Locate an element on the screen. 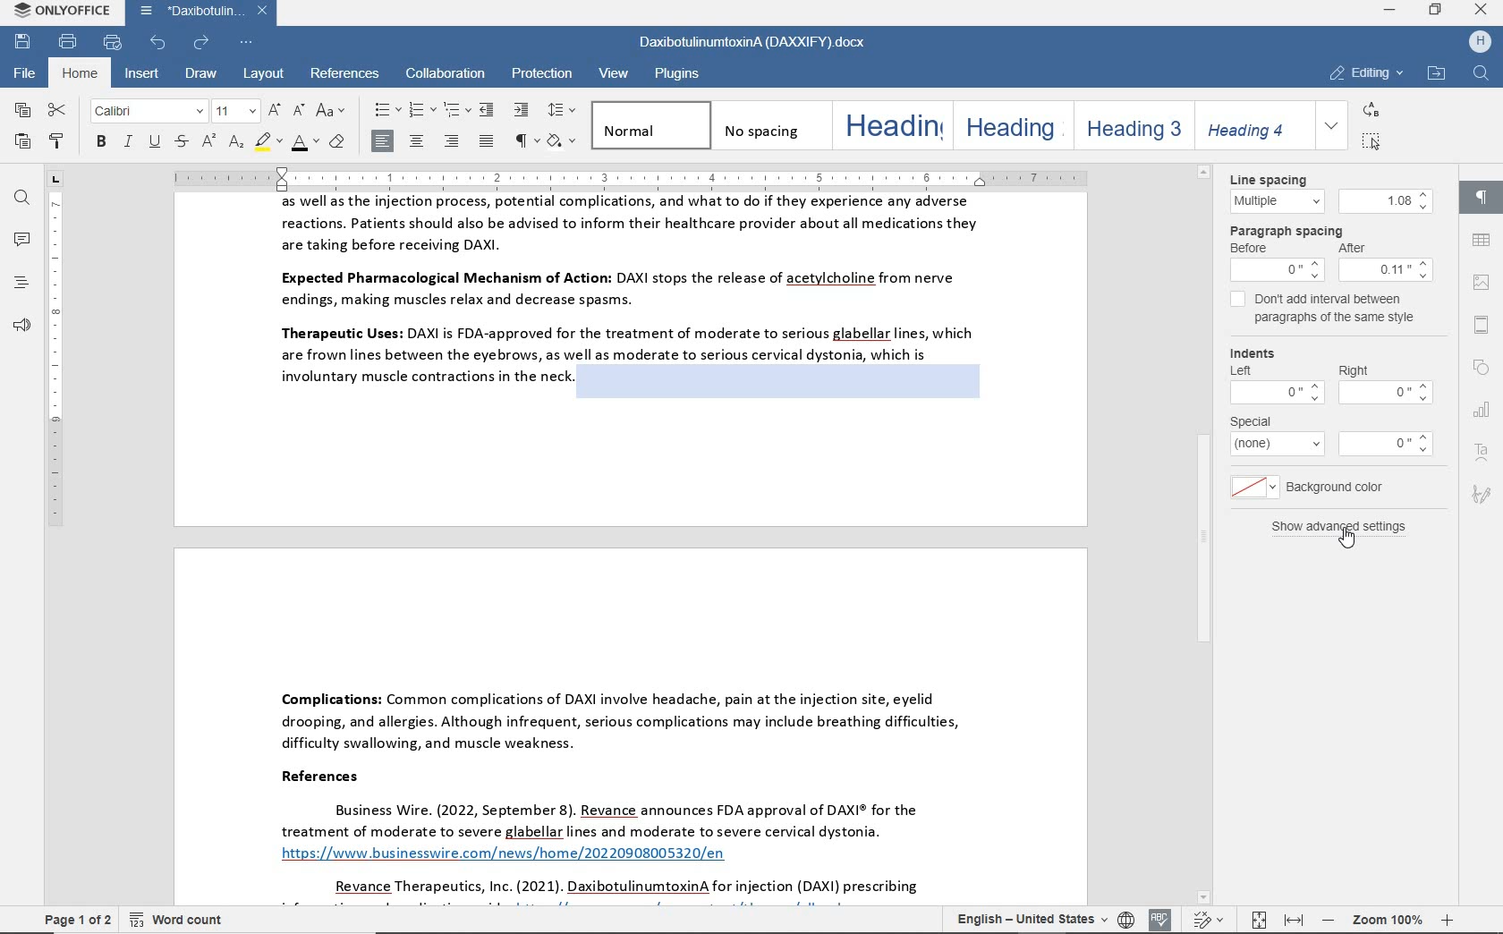 Image resolution: width=1503 pixels, height=934 pixels. pointer is located at coordinates (1350, 545).